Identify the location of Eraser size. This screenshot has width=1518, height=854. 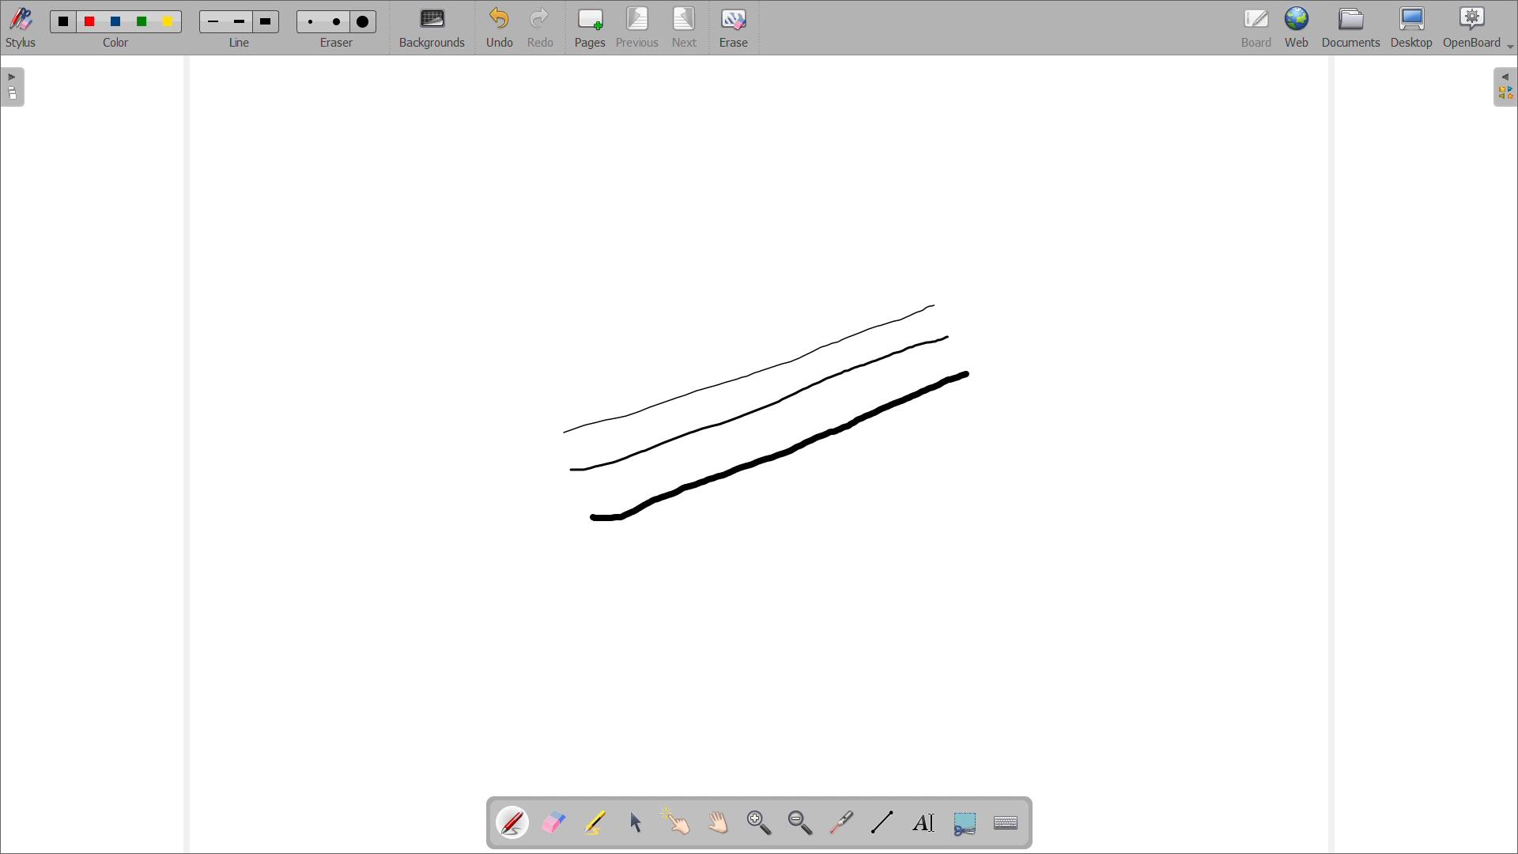
(312, 21).